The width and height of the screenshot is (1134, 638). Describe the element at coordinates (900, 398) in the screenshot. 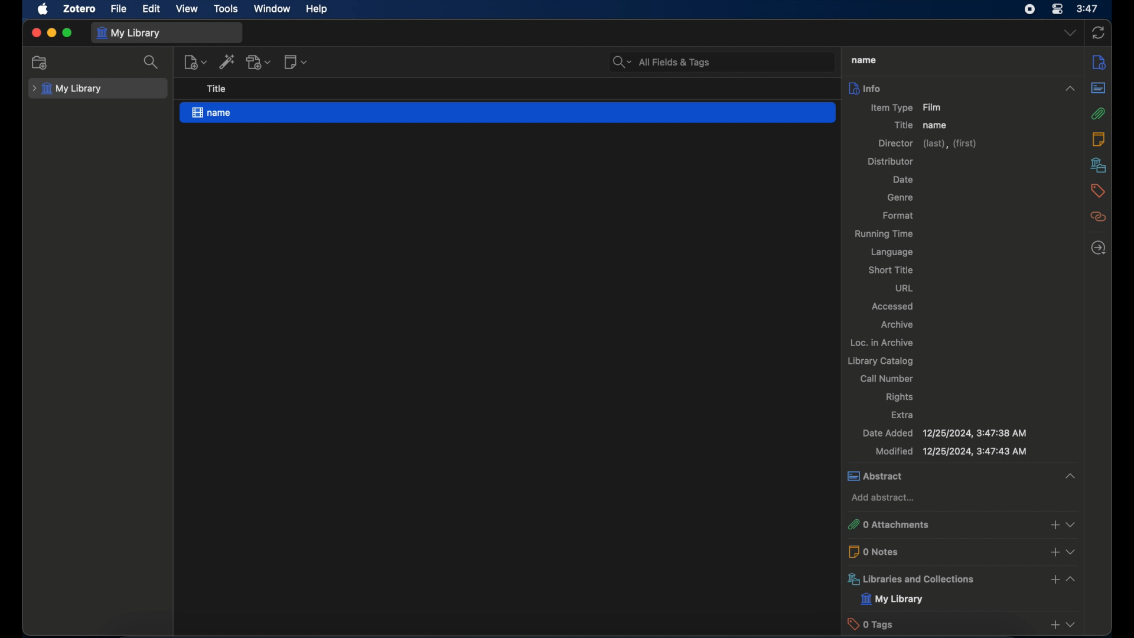

I see `rights` at that location.